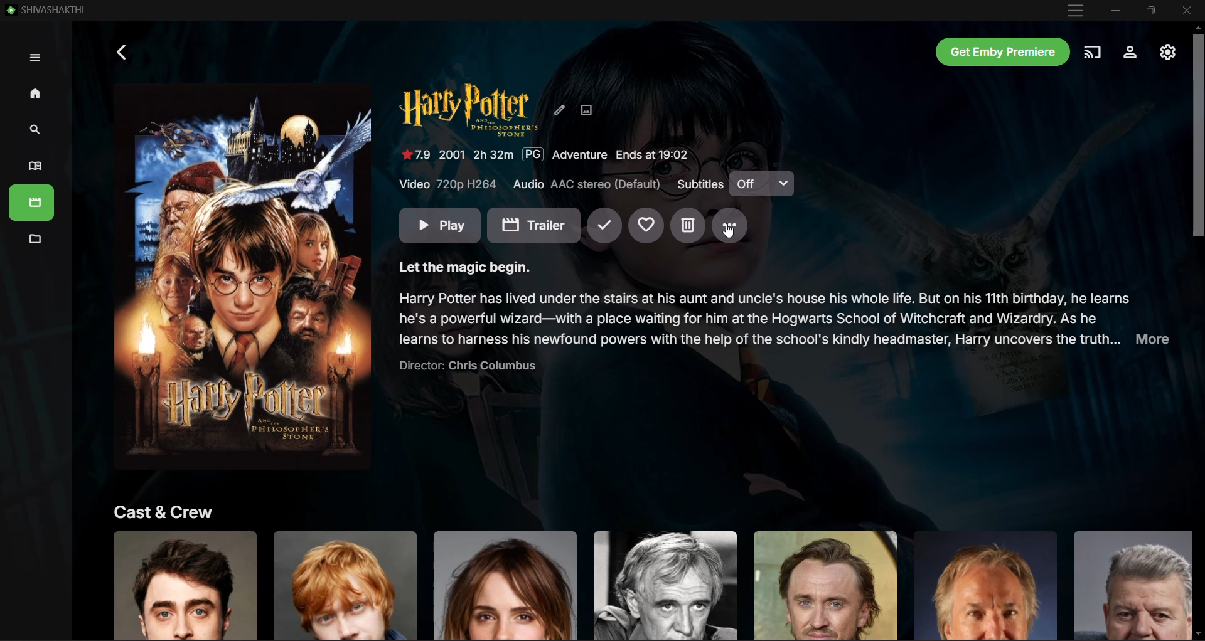 This screenshot has width=1205, height=641. I want to click on Trailer, so click(533, 225).